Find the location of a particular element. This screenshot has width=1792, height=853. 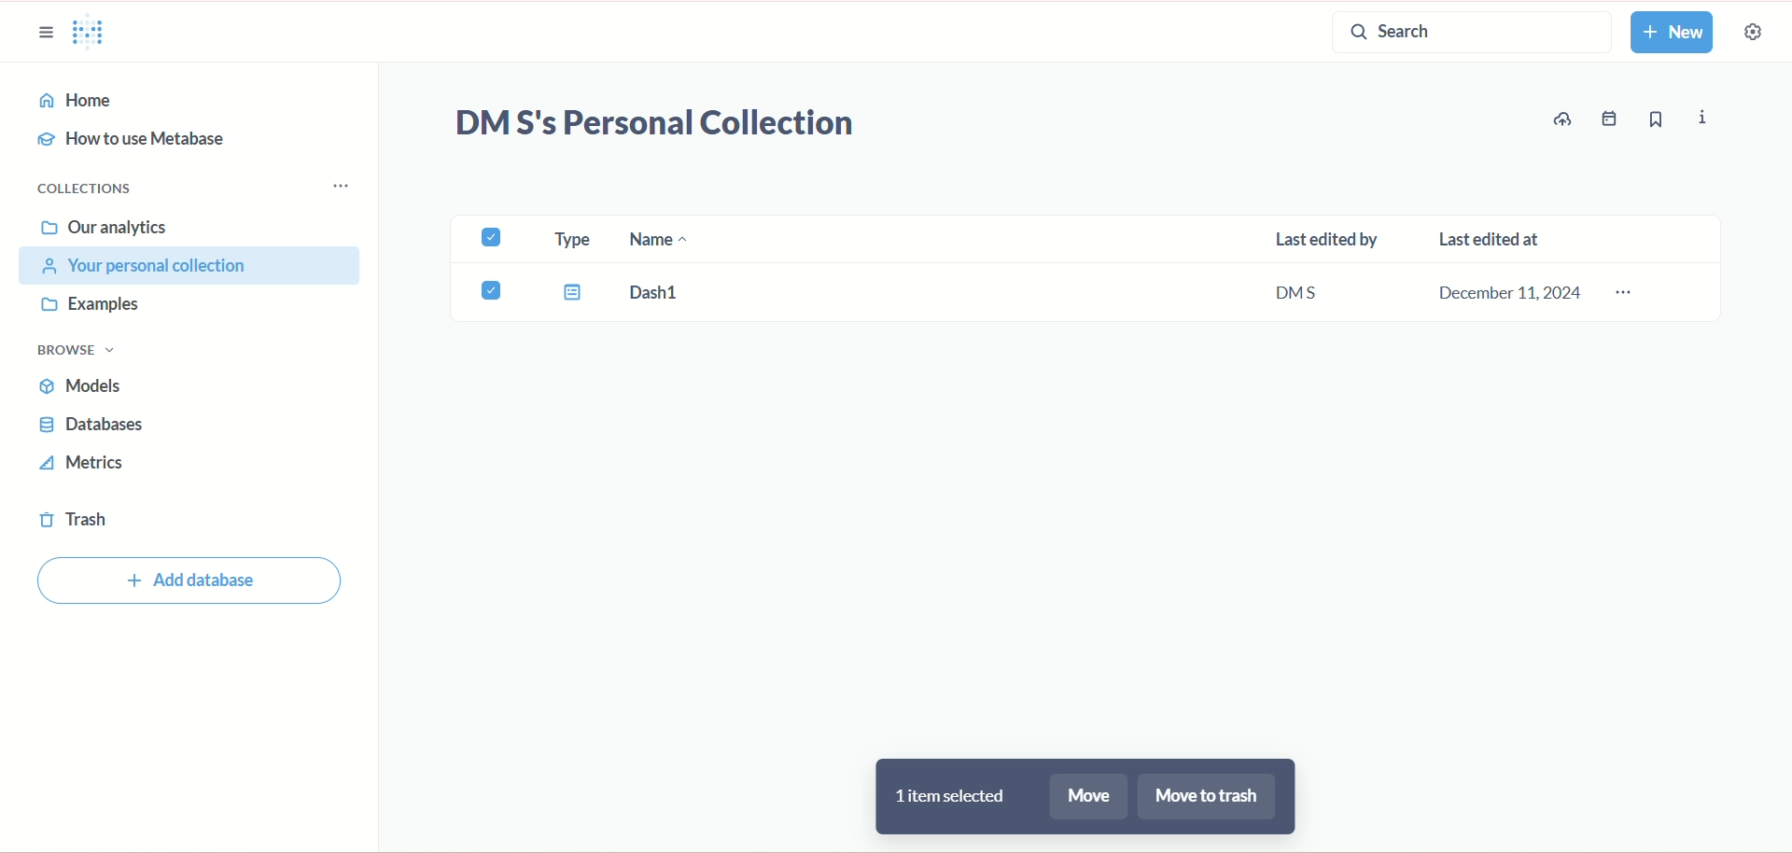

last edited by is located at coordinates (1303, 238).